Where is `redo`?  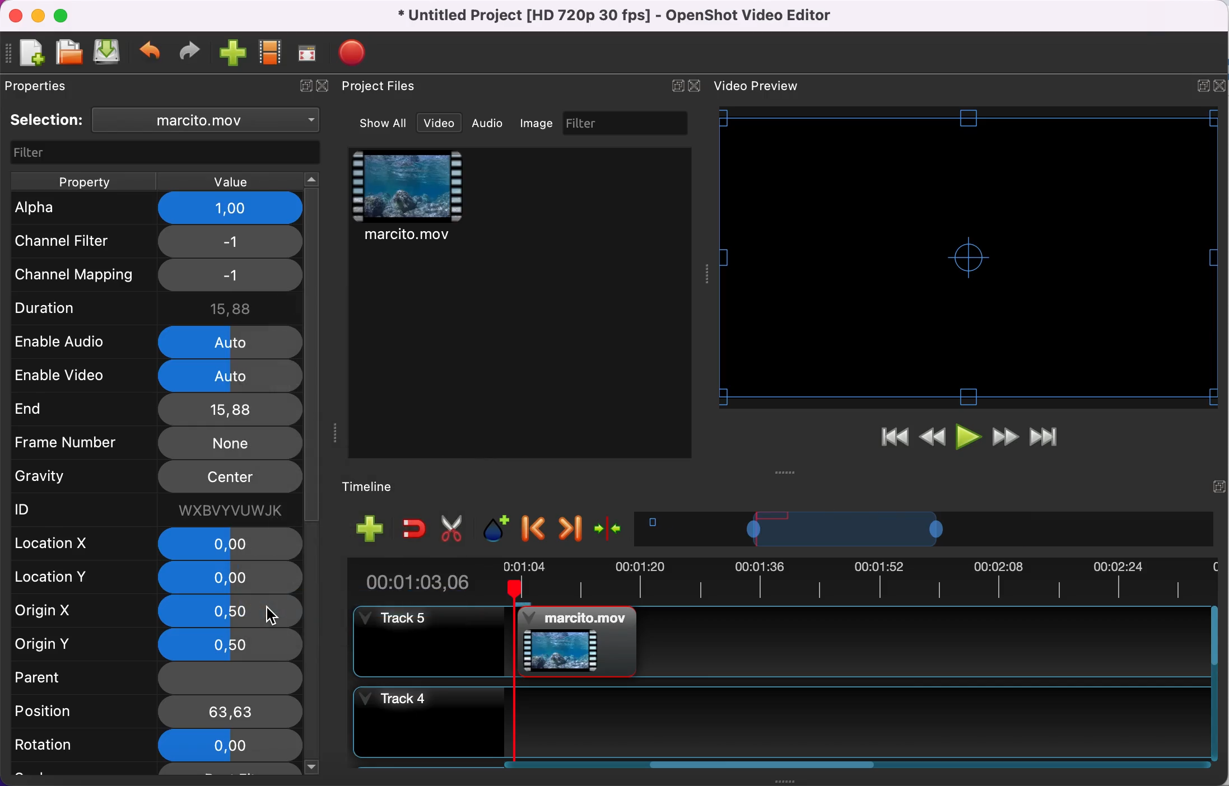
redo is located at coordinates (190, 52).